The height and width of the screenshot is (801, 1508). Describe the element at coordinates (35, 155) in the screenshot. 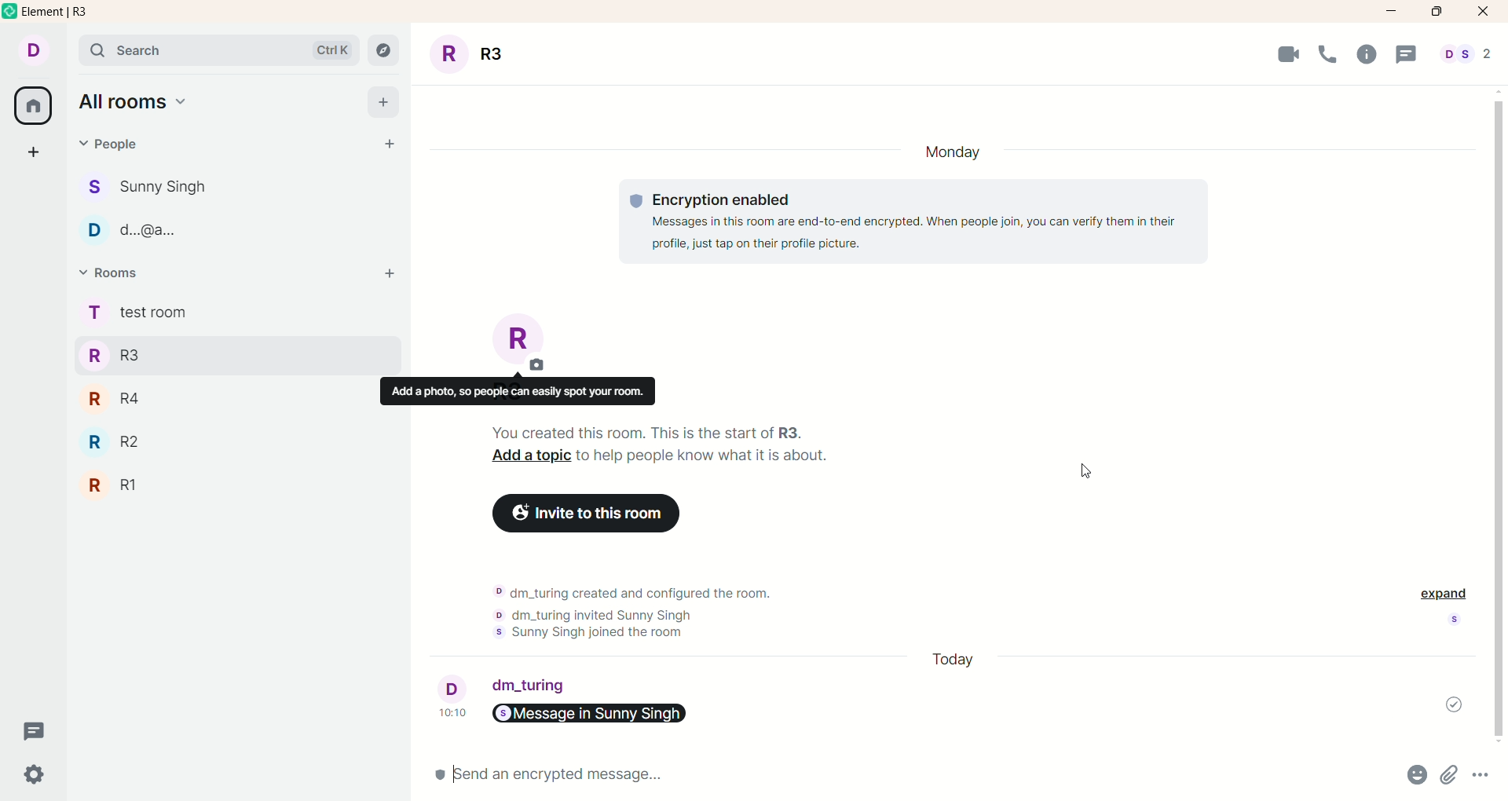

I see `create a space` at that location.